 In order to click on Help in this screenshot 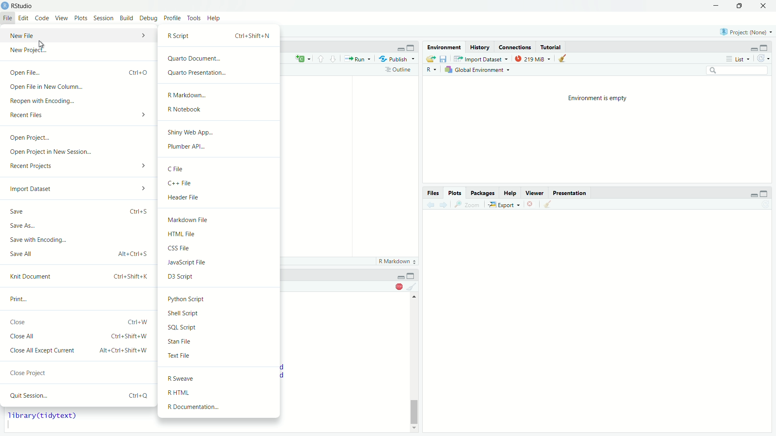, I will do `click(214, 18)`.